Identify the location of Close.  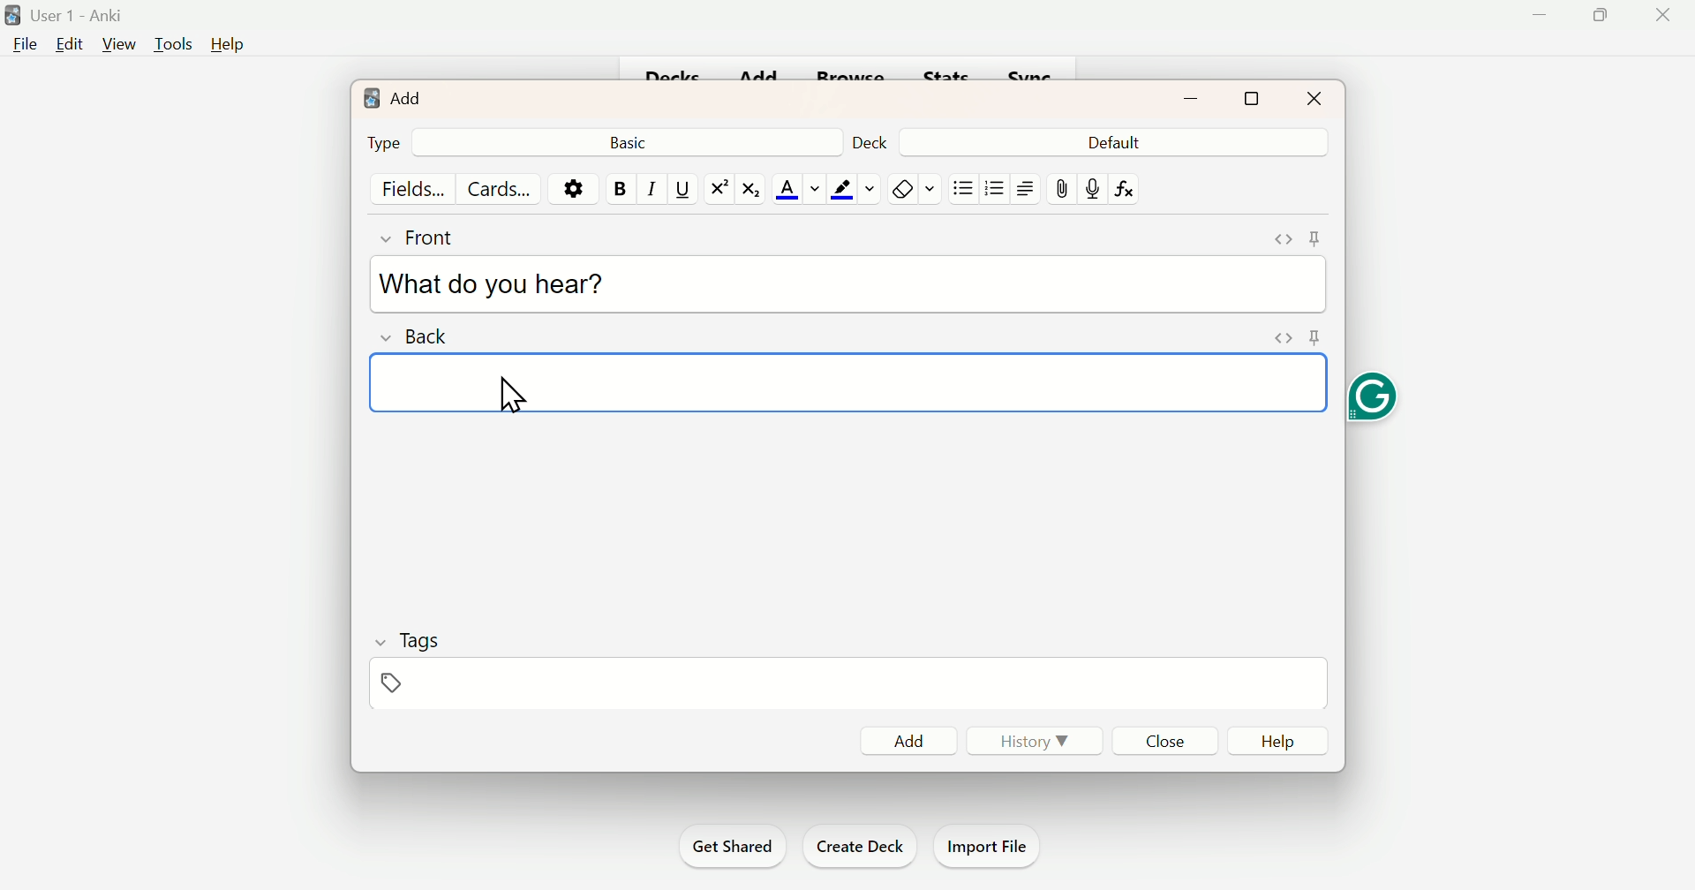
(1663, 15).